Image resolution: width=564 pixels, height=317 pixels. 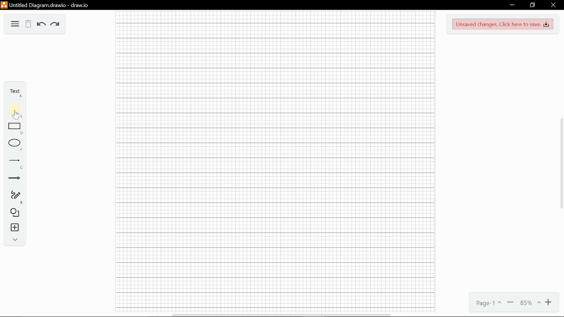 What do you see at coordinates (15, 161) in the screenshot?
I see `Line` at bounding box center [15, 161].